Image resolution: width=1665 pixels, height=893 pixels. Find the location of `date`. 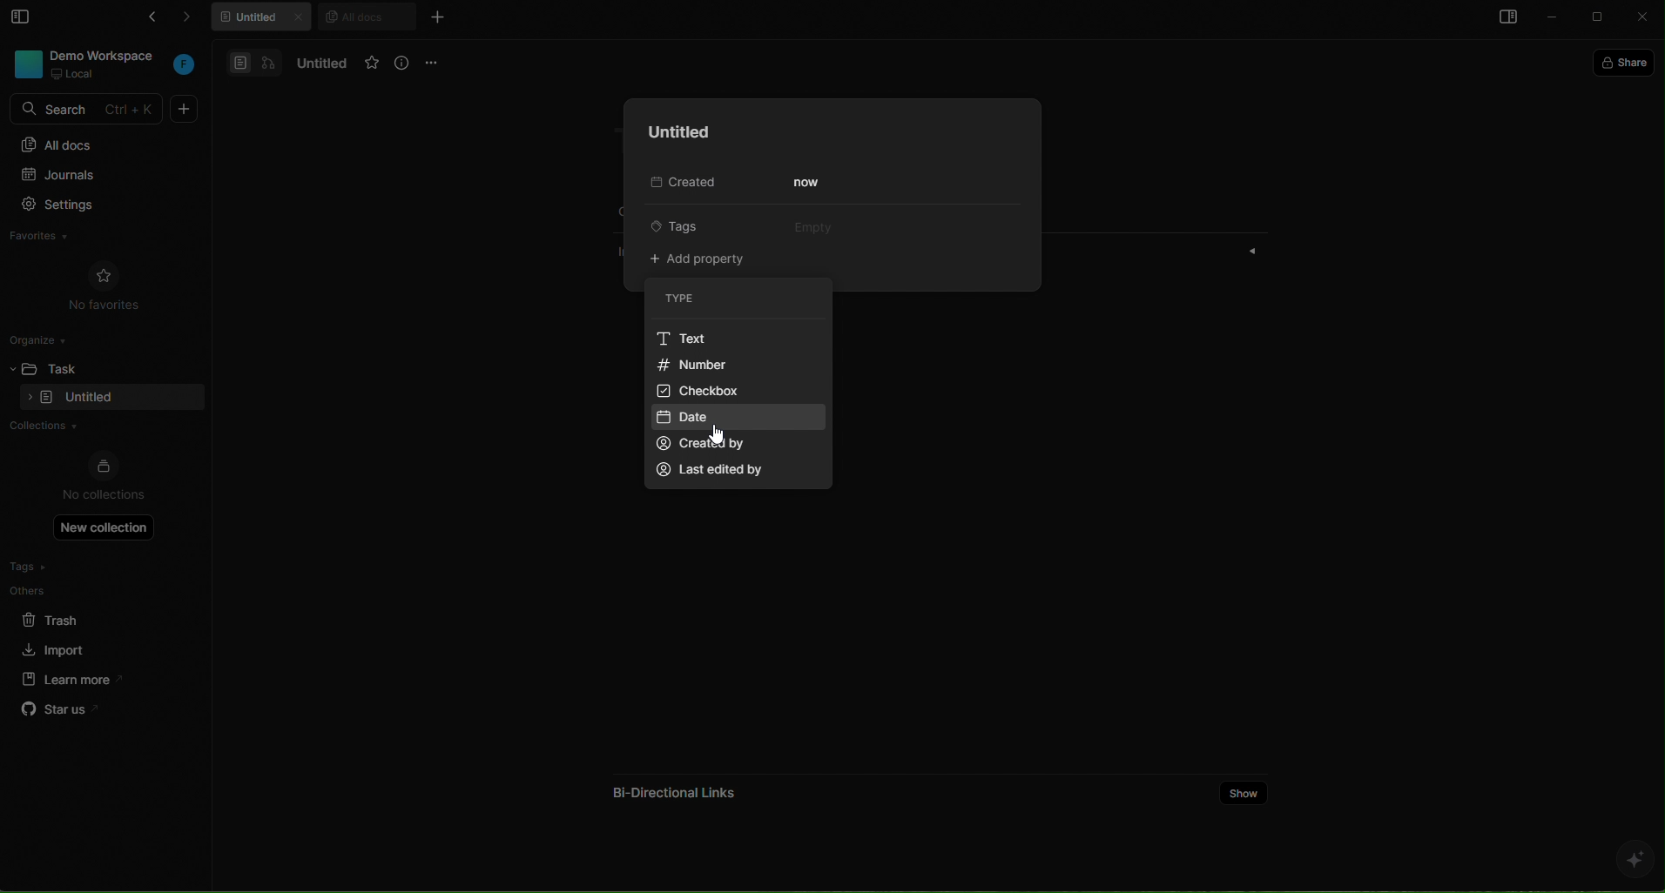

date is located at coordinates (707, 418).